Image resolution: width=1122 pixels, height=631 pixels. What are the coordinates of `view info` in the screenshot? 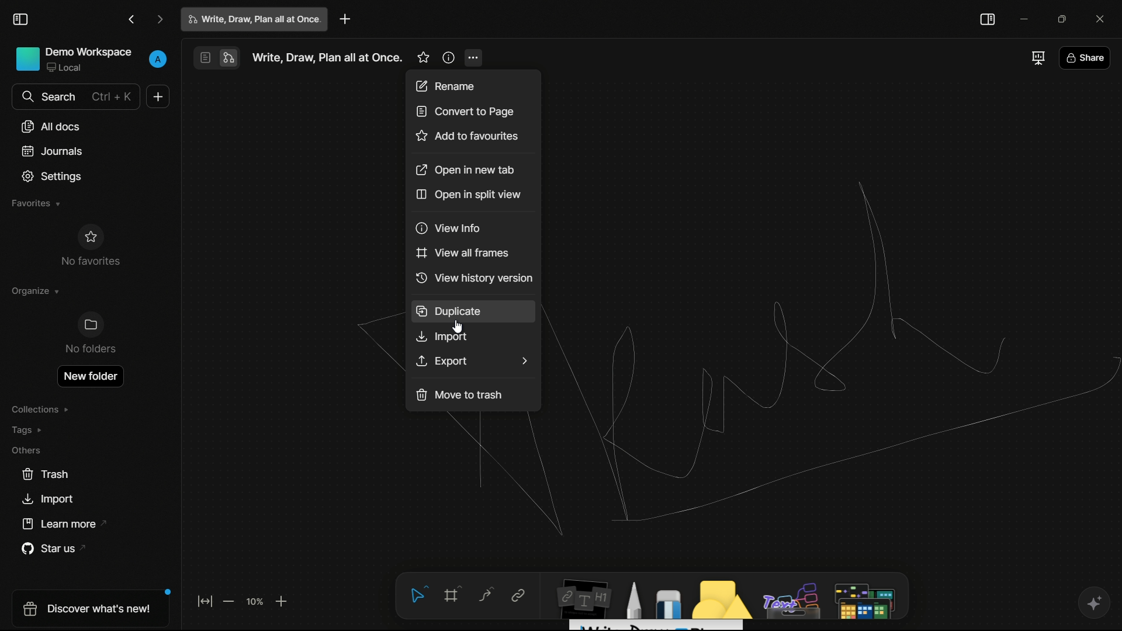 It's located at (447, 228).